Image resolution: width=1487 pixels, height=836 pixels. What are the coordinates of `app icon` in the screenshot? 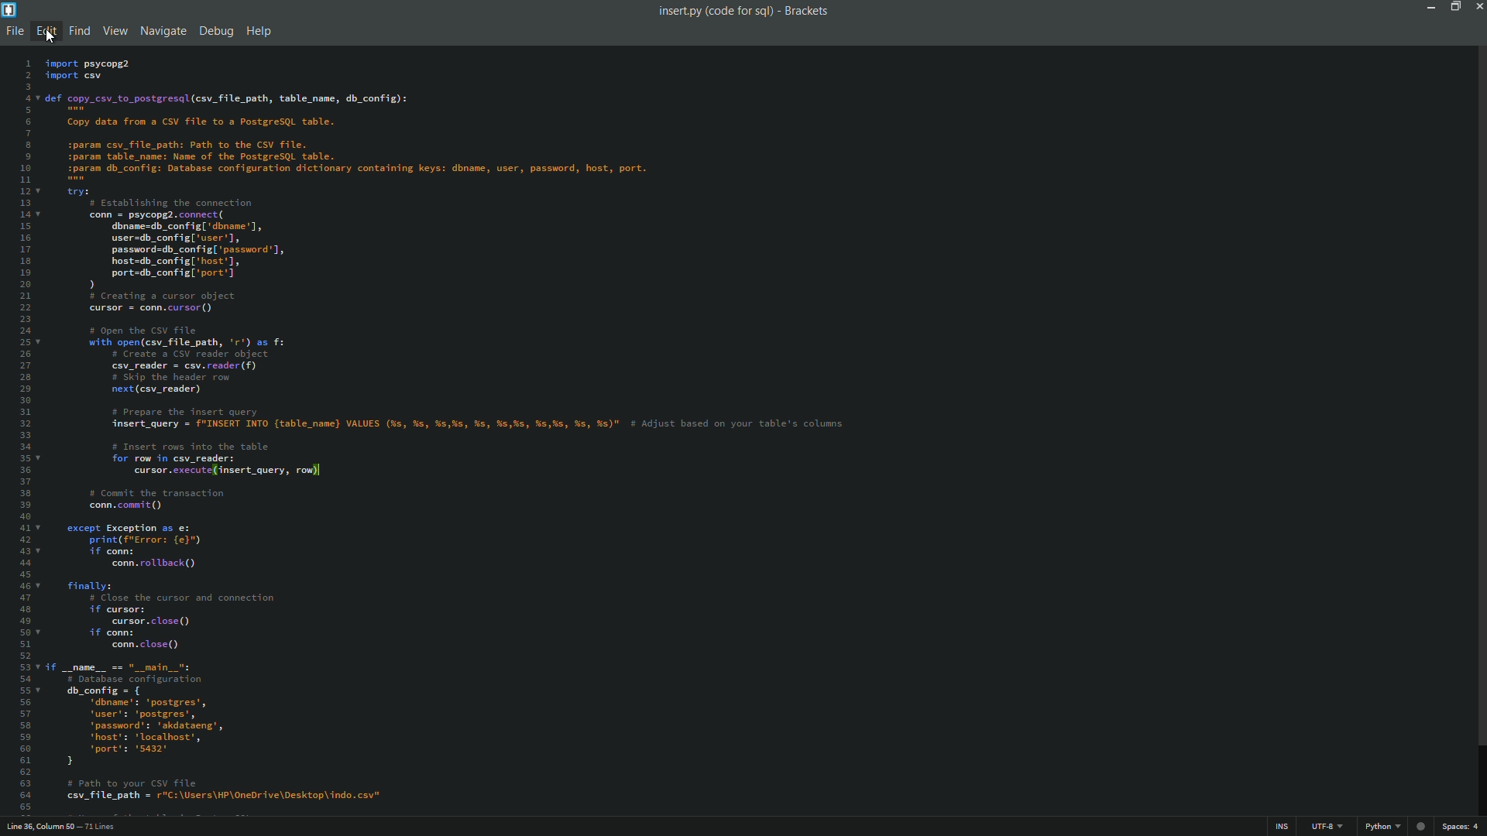 It's located at (9, 9).